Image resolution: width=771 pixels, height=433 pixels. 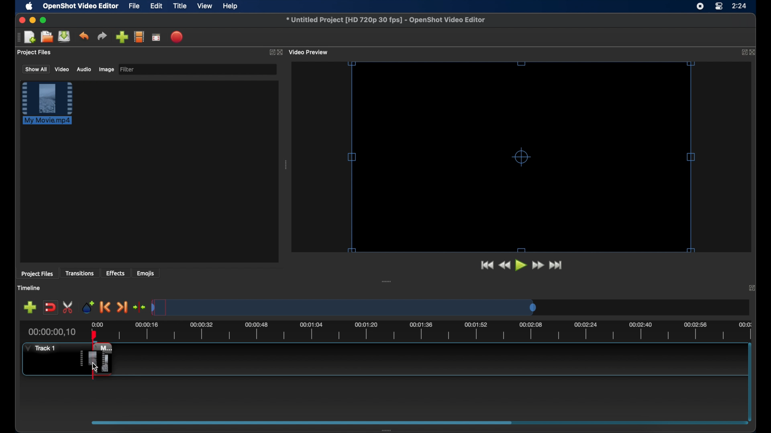 I want to click on image, so click(x=106, y=69).